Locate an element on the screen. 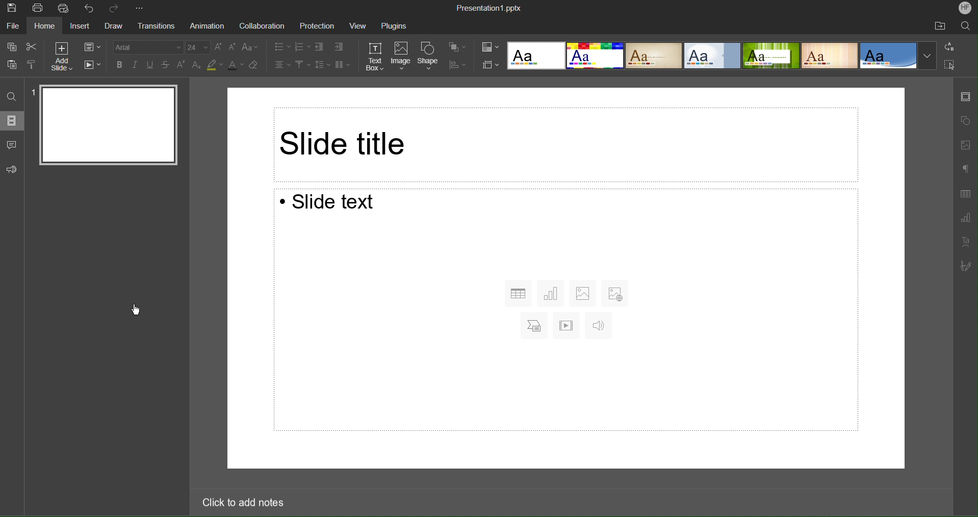 Image resolution: width=978 pixels, height=517 pixels. Columns is located at coordinates (341, 63).